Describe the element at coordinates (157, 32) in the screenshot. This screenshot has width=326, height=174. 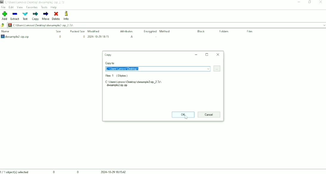
I see `Encrypted Method` at that location.